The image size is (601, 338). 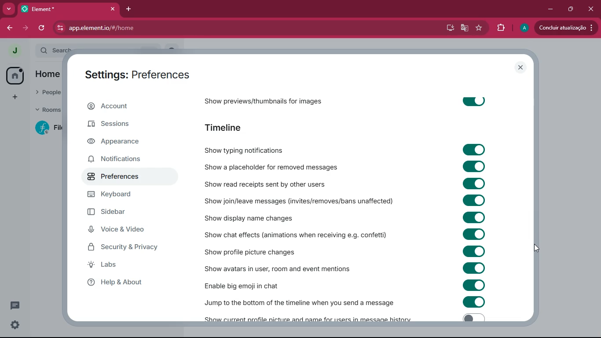 What do you see at coordinates (475, 168) in the screenshot?
I see `toggle on ` at bounding box center [475, 168].